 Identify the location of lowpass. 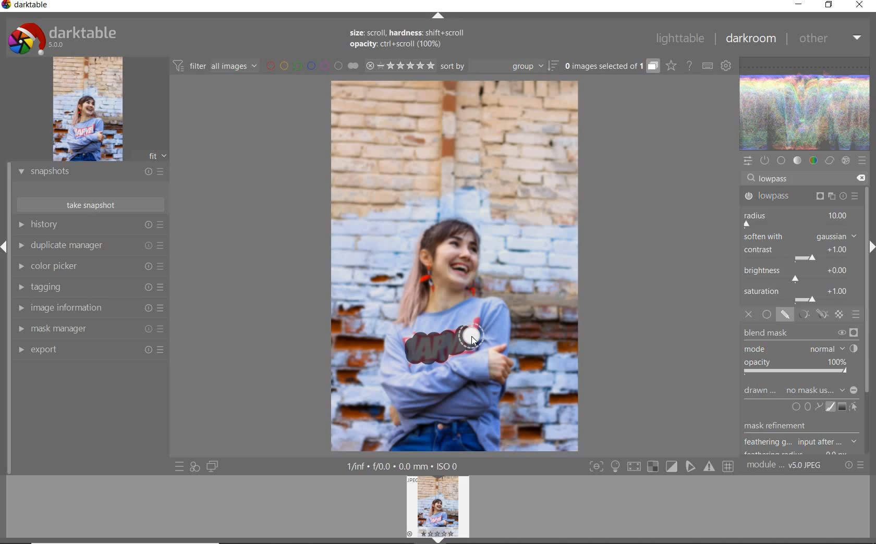
(778, 179).